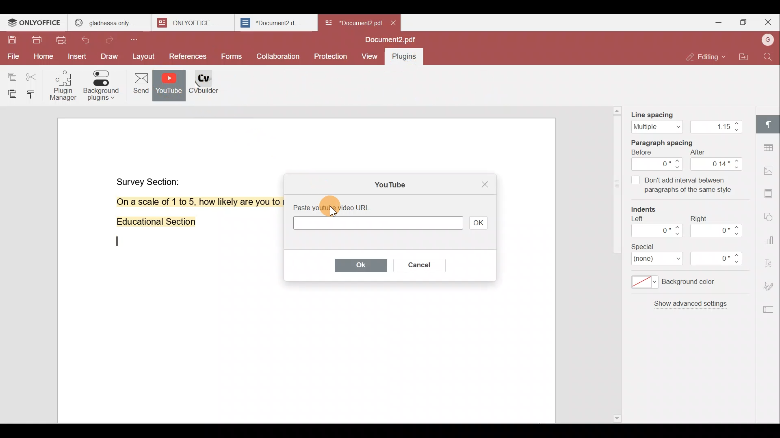  Describe the element at coordinates (153, 223) in the screenshot. I see `Educational Section` at that location.